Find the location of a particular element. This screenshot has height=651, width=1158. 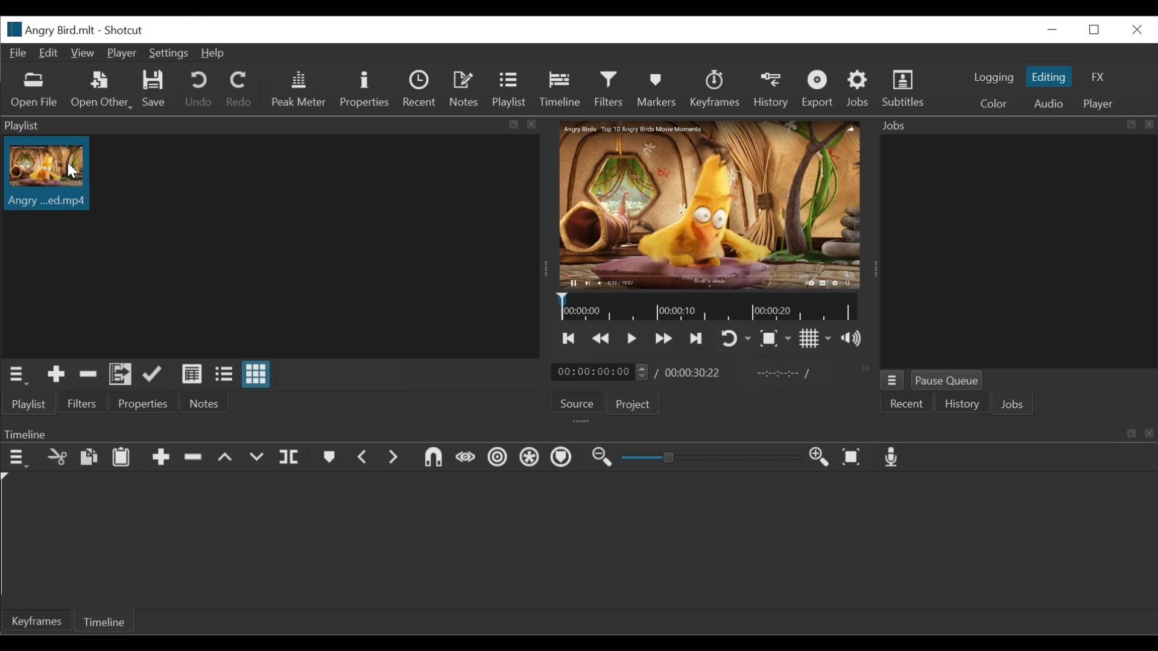

lift is located at coordinates (225, 458).